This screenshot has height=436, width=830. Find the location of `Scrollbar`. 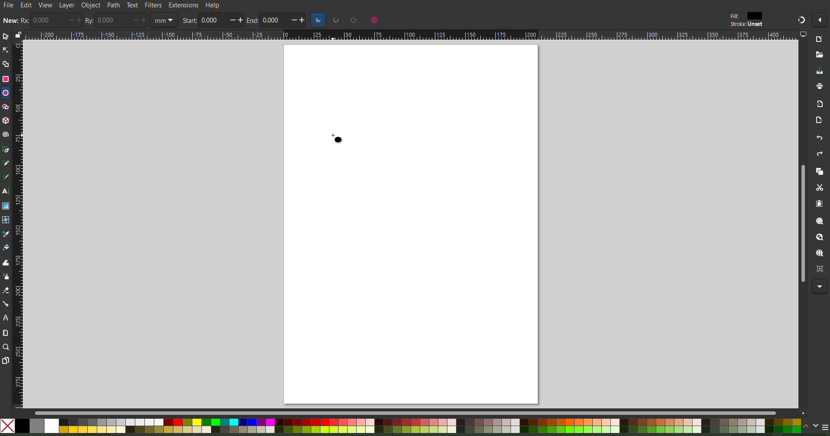

Scrollbar is located at coordinates (802, 220).